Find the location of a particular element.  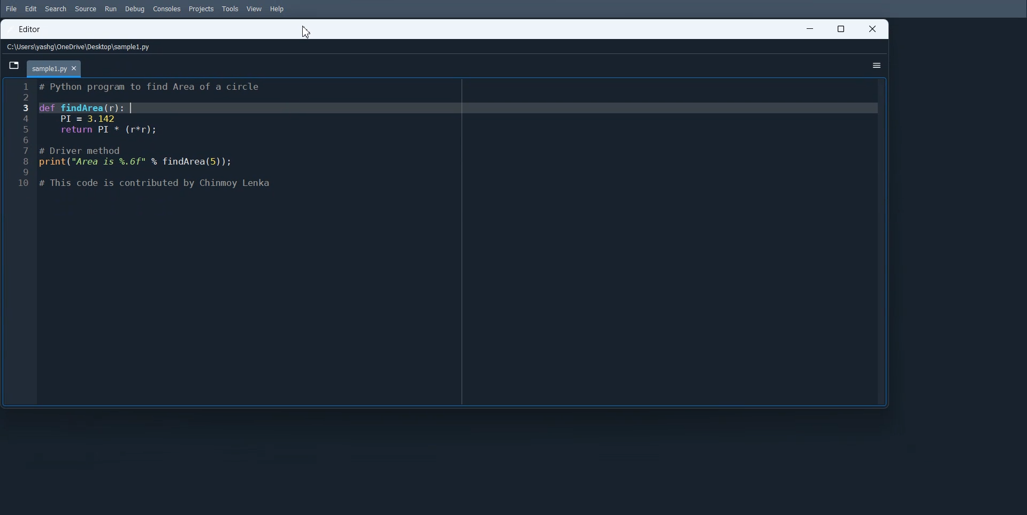

Minimize is located at coordinates (806, 30).